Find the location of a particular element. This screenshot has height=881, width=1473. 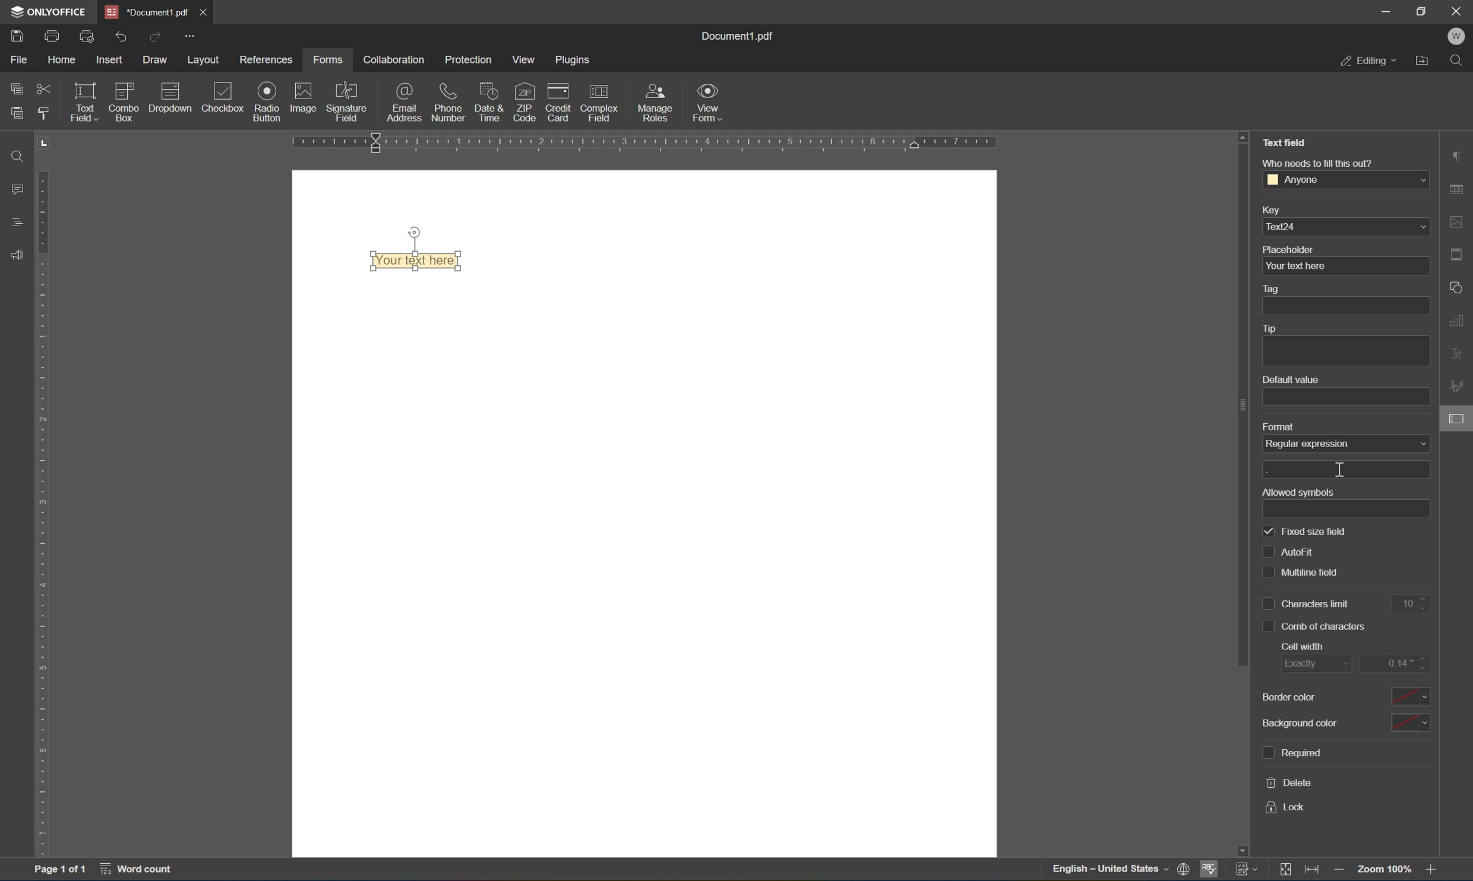

tag is located at coordinates (1273, 290).